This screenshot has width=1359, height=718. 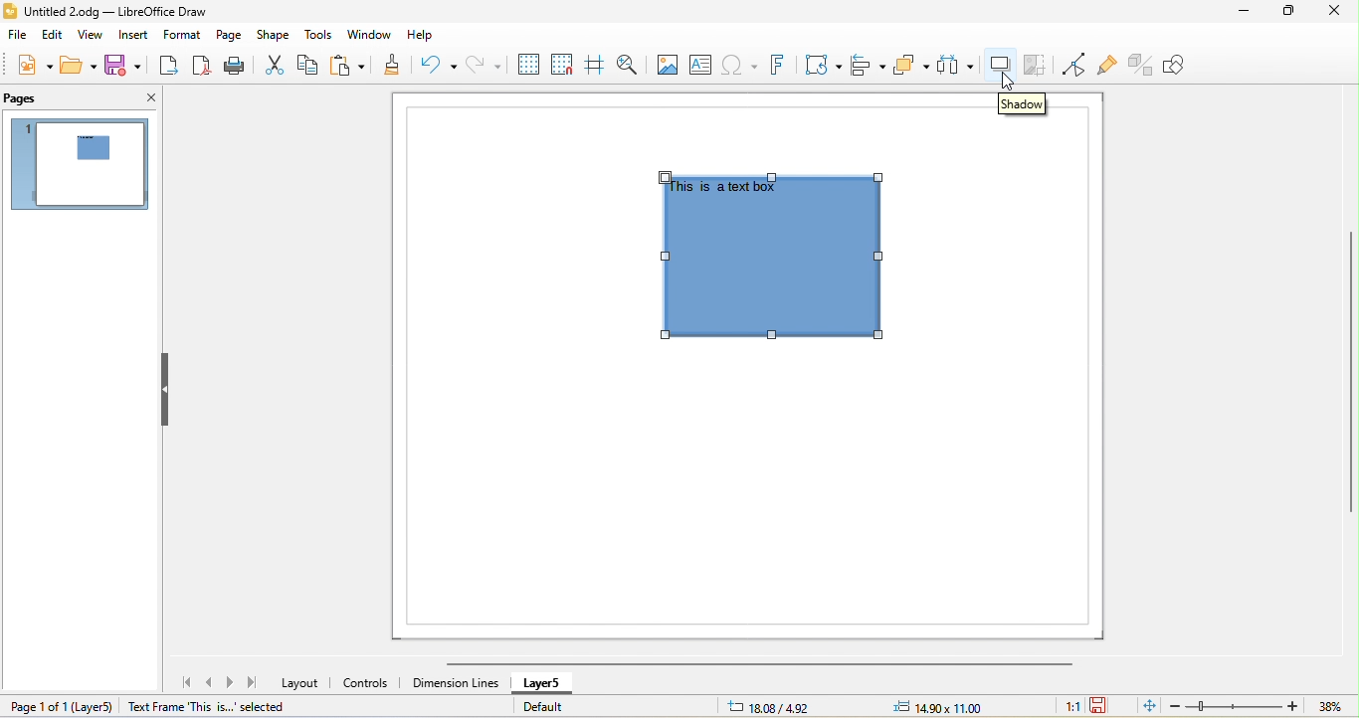 I want to click on page 1 of 1, so click(x=59, y=706).